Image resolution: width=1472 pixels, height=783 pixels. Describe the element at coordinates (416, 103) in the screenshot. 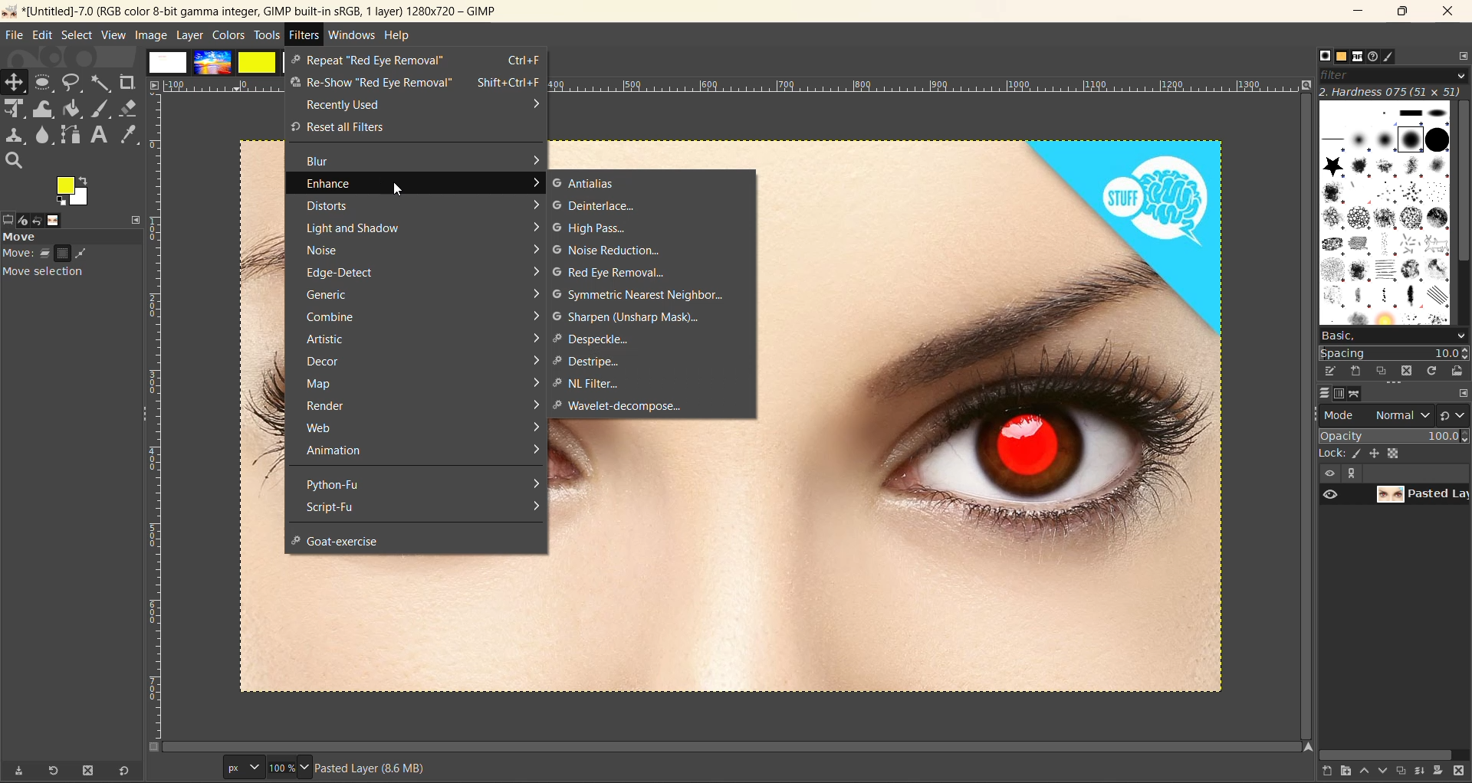

I see `recently used` at that location.